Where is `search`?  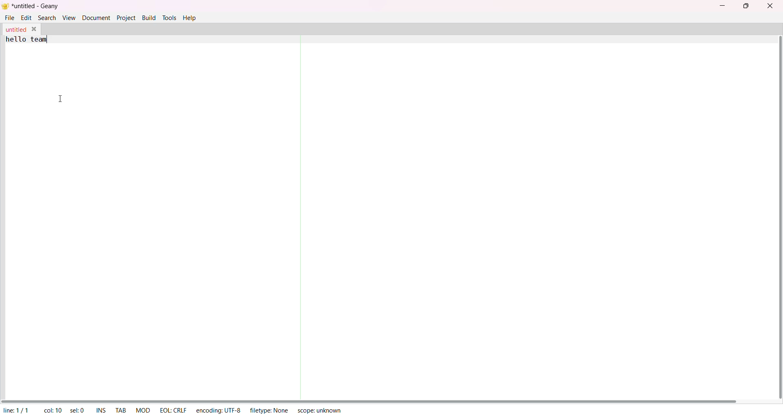
search is located at coordinates (48, 18).